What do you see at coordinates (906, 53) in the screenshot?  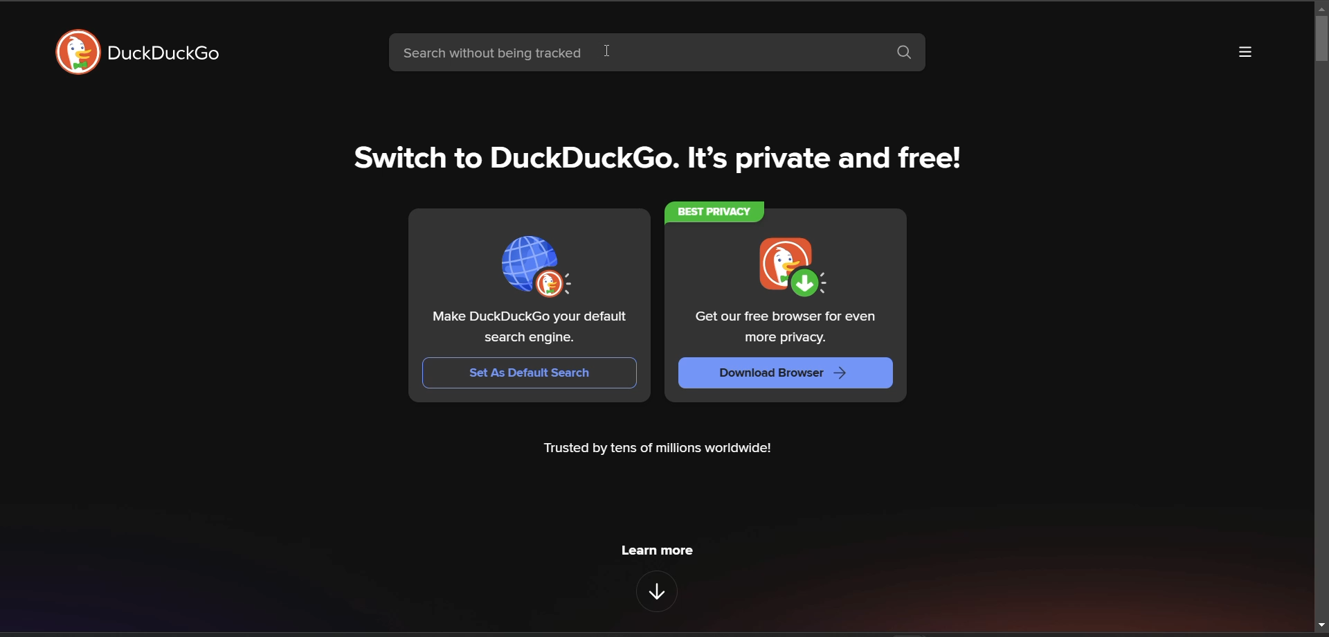 I see `search button` at bounding box center [906, 53].